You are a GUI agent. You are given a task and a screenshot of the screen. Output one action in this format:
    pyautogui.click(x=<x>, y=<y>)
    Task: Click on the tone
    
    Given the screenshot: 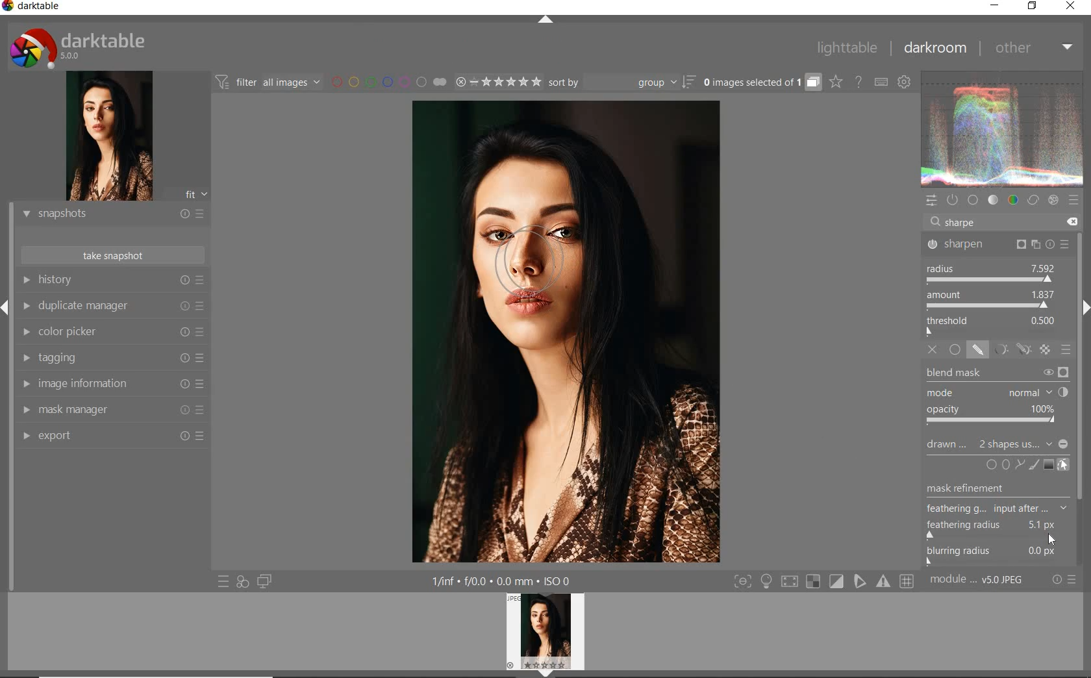 What is the action you would take?
    pyautogui.click(x=993, y=201)
    